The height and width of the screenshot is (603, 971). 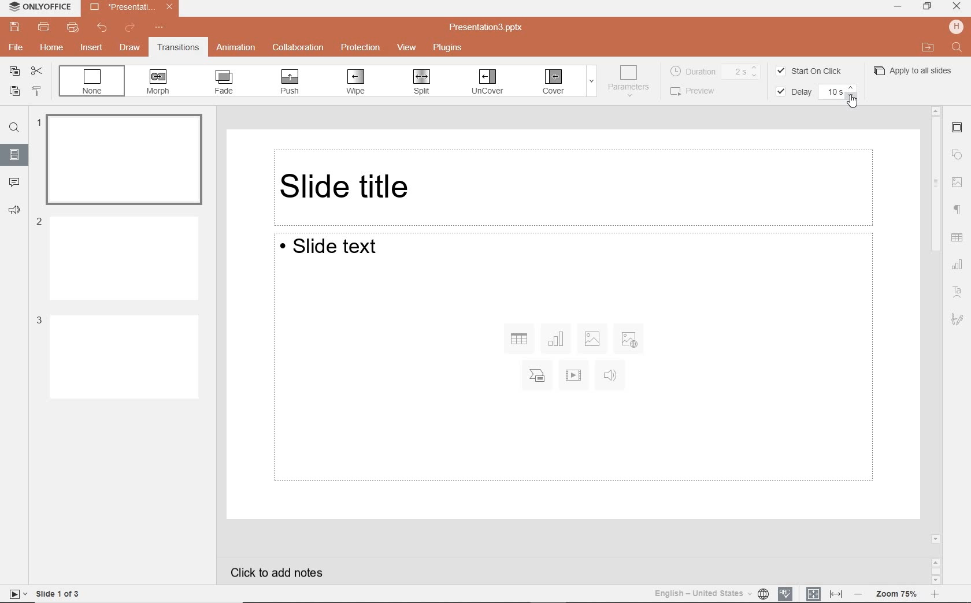 What do you see at coordinates (288, 82) in the screenshot?
I see `PUSH` at bounding box center [288, 82].